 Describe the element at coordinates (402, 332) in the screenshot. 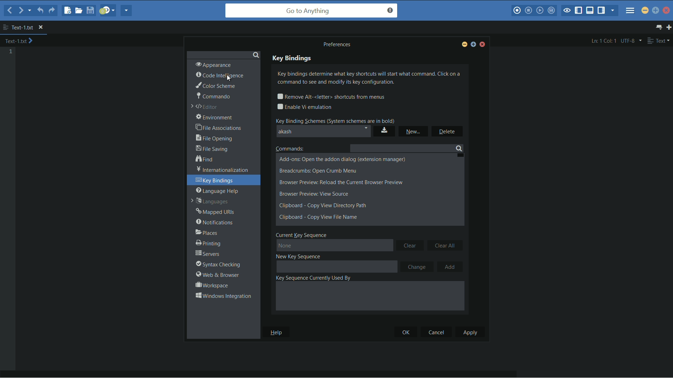

I see `ok` at that location.